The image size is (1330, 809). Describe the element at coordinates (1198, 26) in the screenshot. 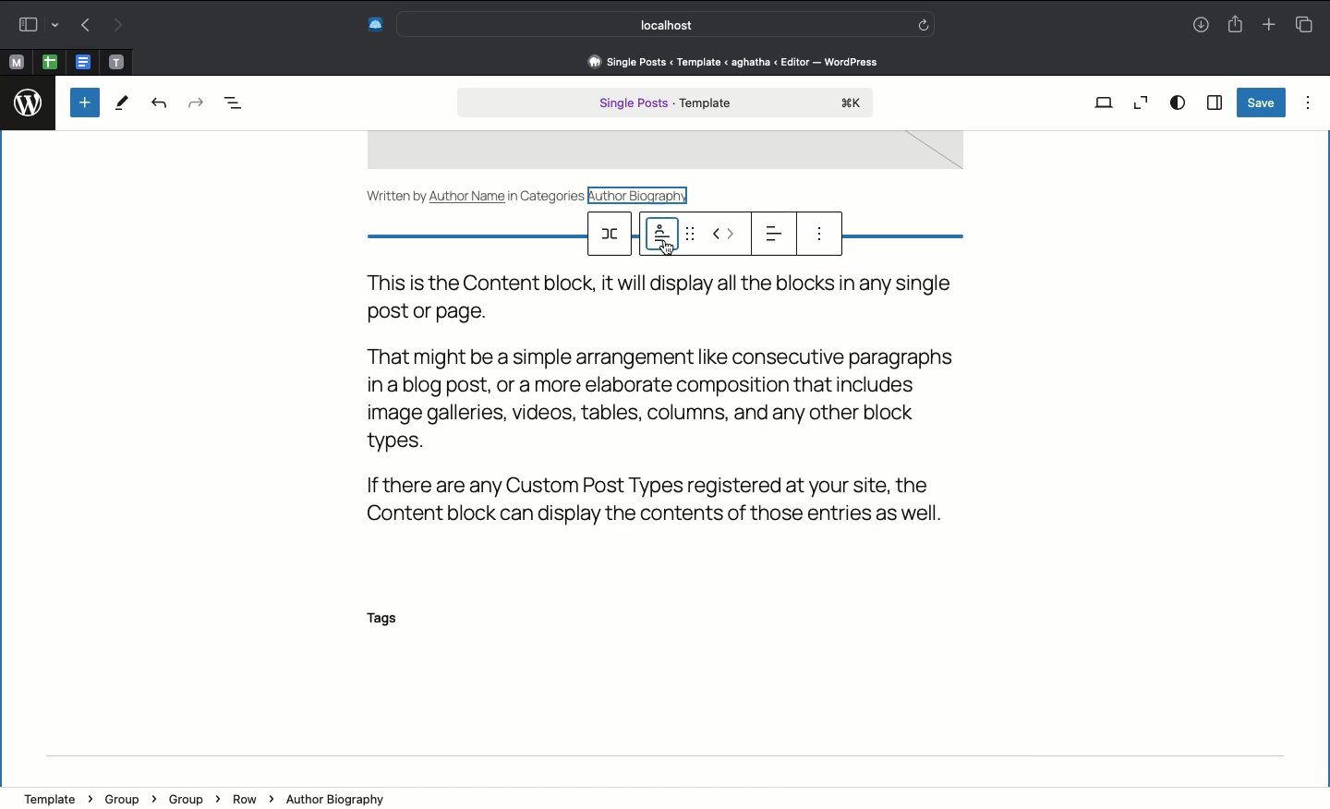

I see `Download` at that location.